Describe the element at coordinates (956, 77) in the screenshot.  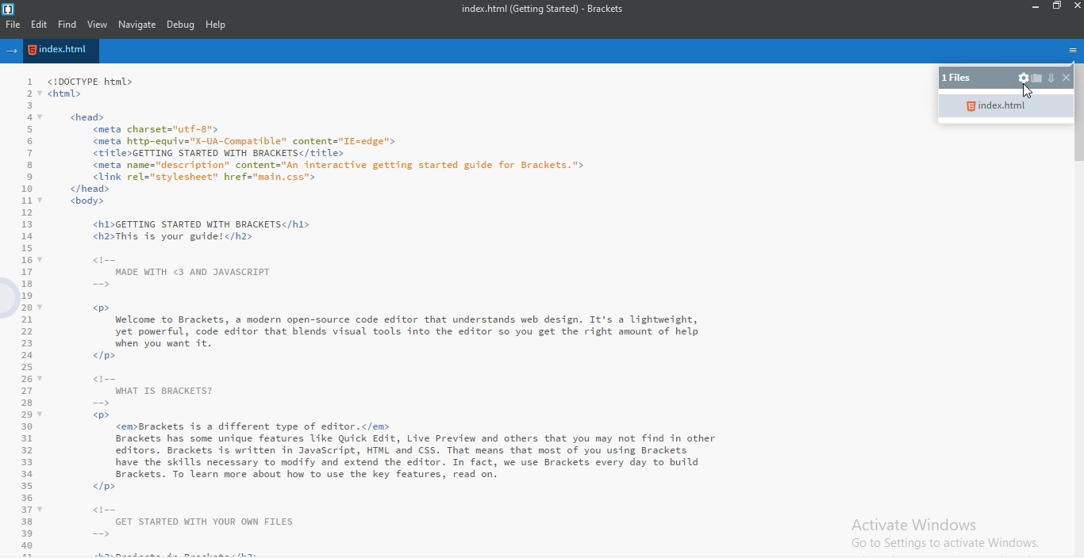
I see `1 files` at that location.